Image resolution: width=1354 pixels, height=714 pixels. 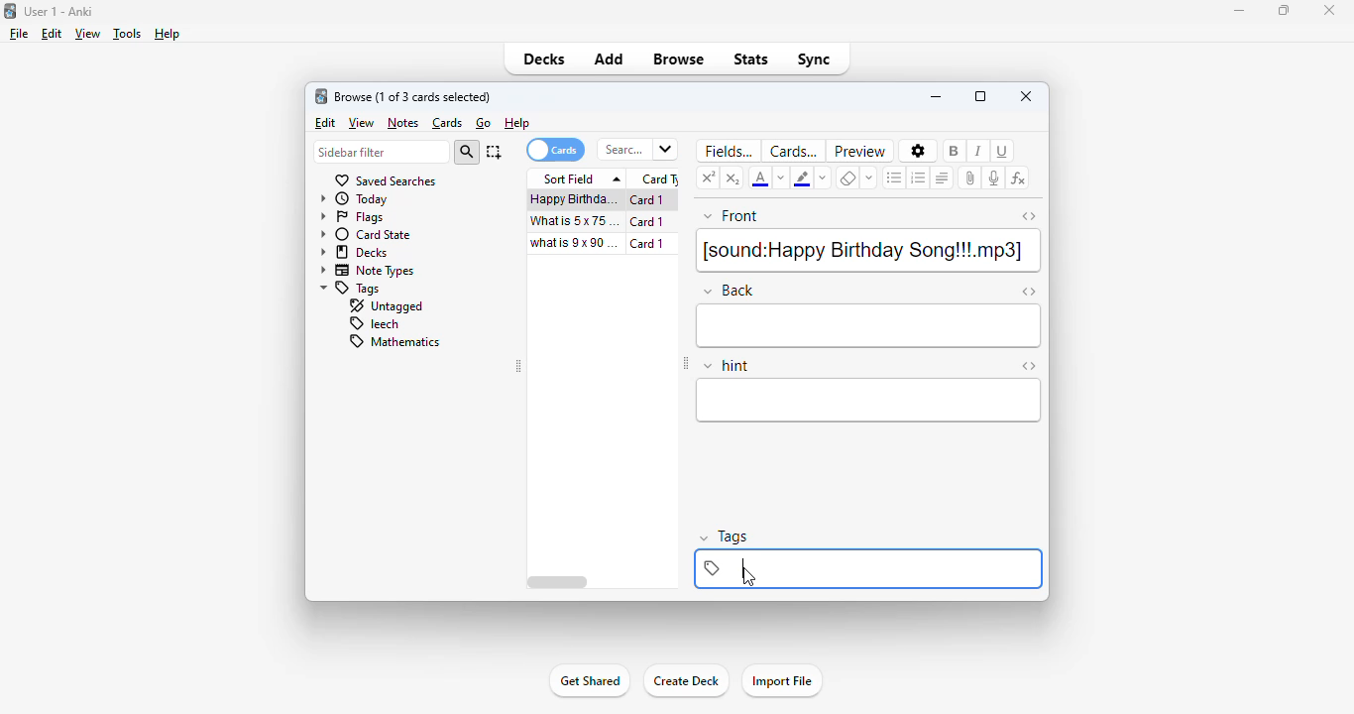 What do you see at coordinates (647, 222) in the screenshot?
I see `card 1` at bounding box center [647, 222].